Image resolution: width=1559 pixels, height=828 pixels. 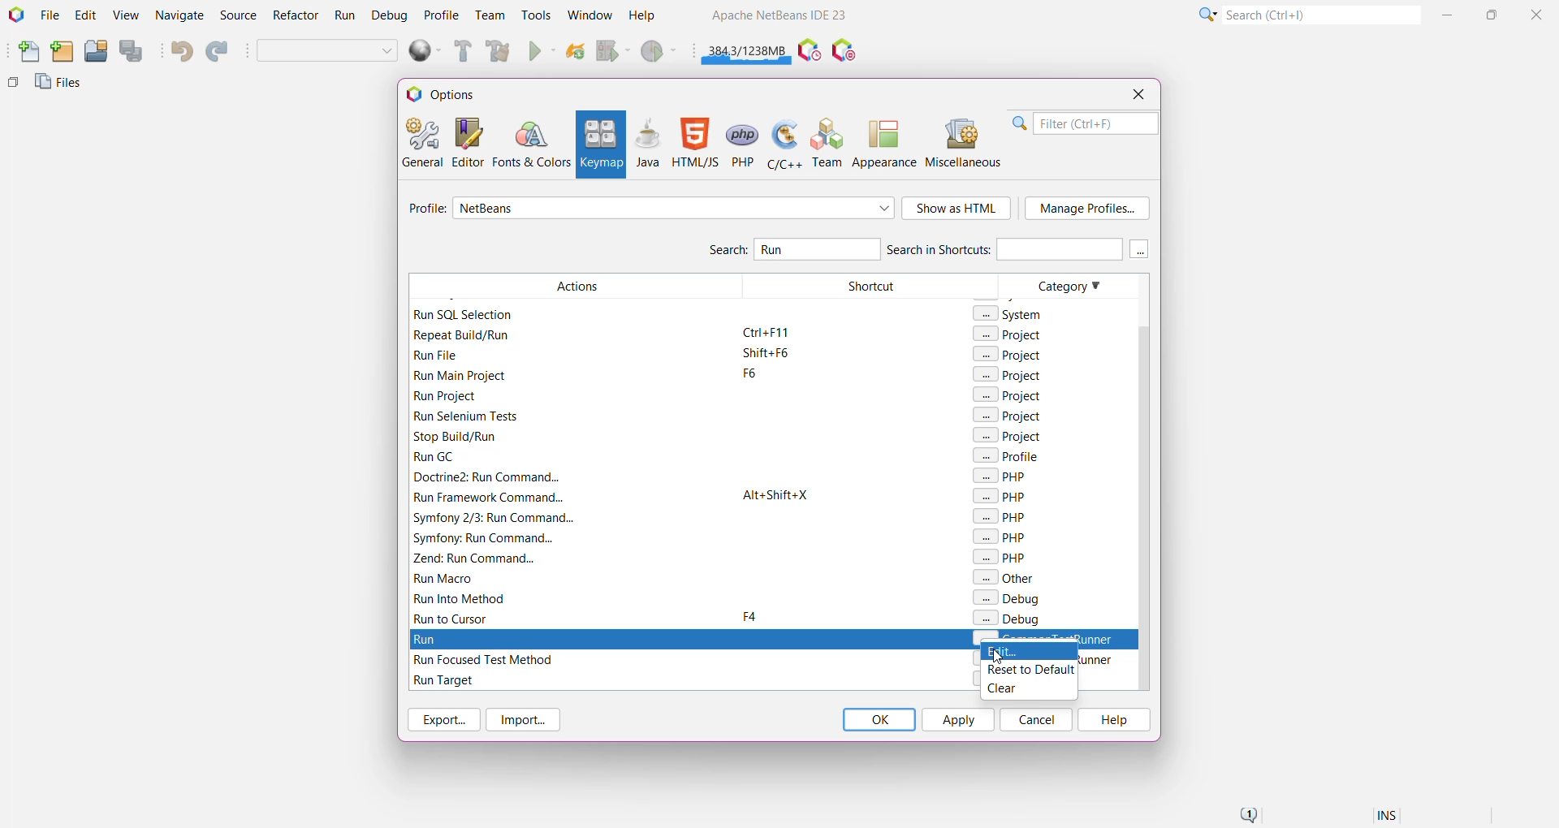 I want to click on Pause IDE profiling and take a Snapshot, so click(x=810, y=51).